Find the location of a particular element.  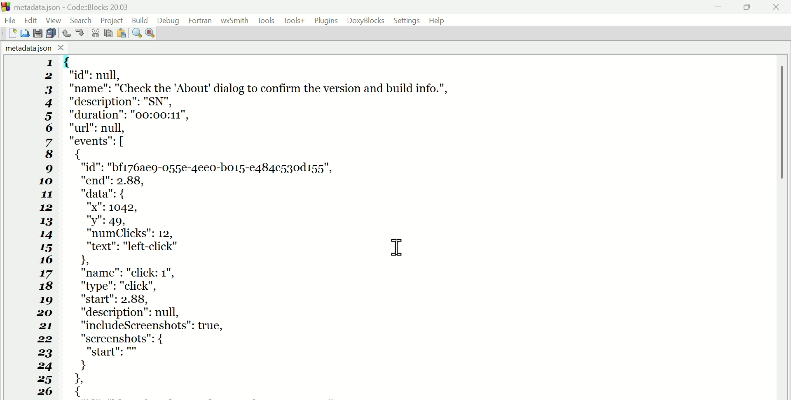

Settings is located at coordinates (407, 20).